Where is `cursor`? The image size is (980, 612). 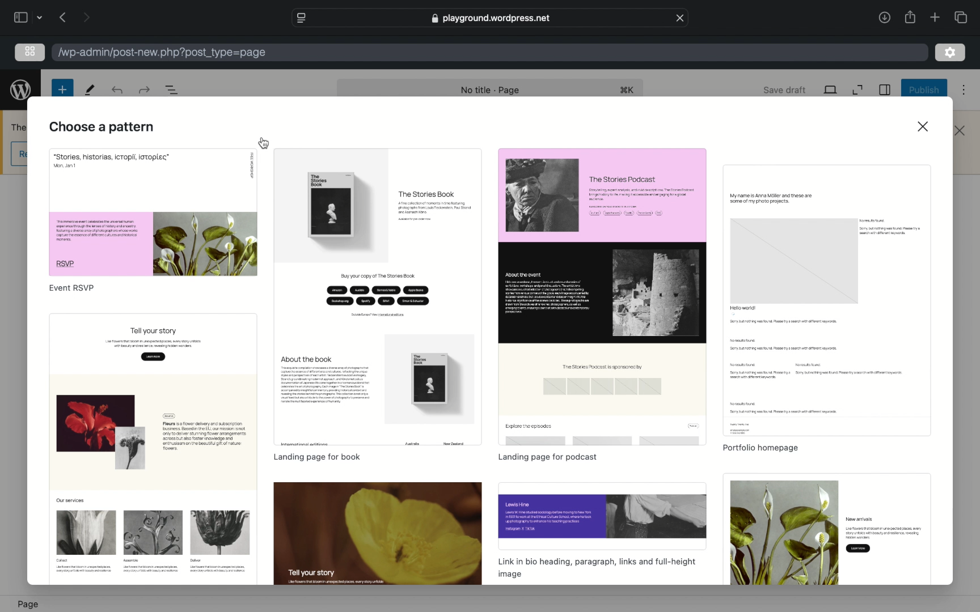 cursor is located at coordinates (263, 143).